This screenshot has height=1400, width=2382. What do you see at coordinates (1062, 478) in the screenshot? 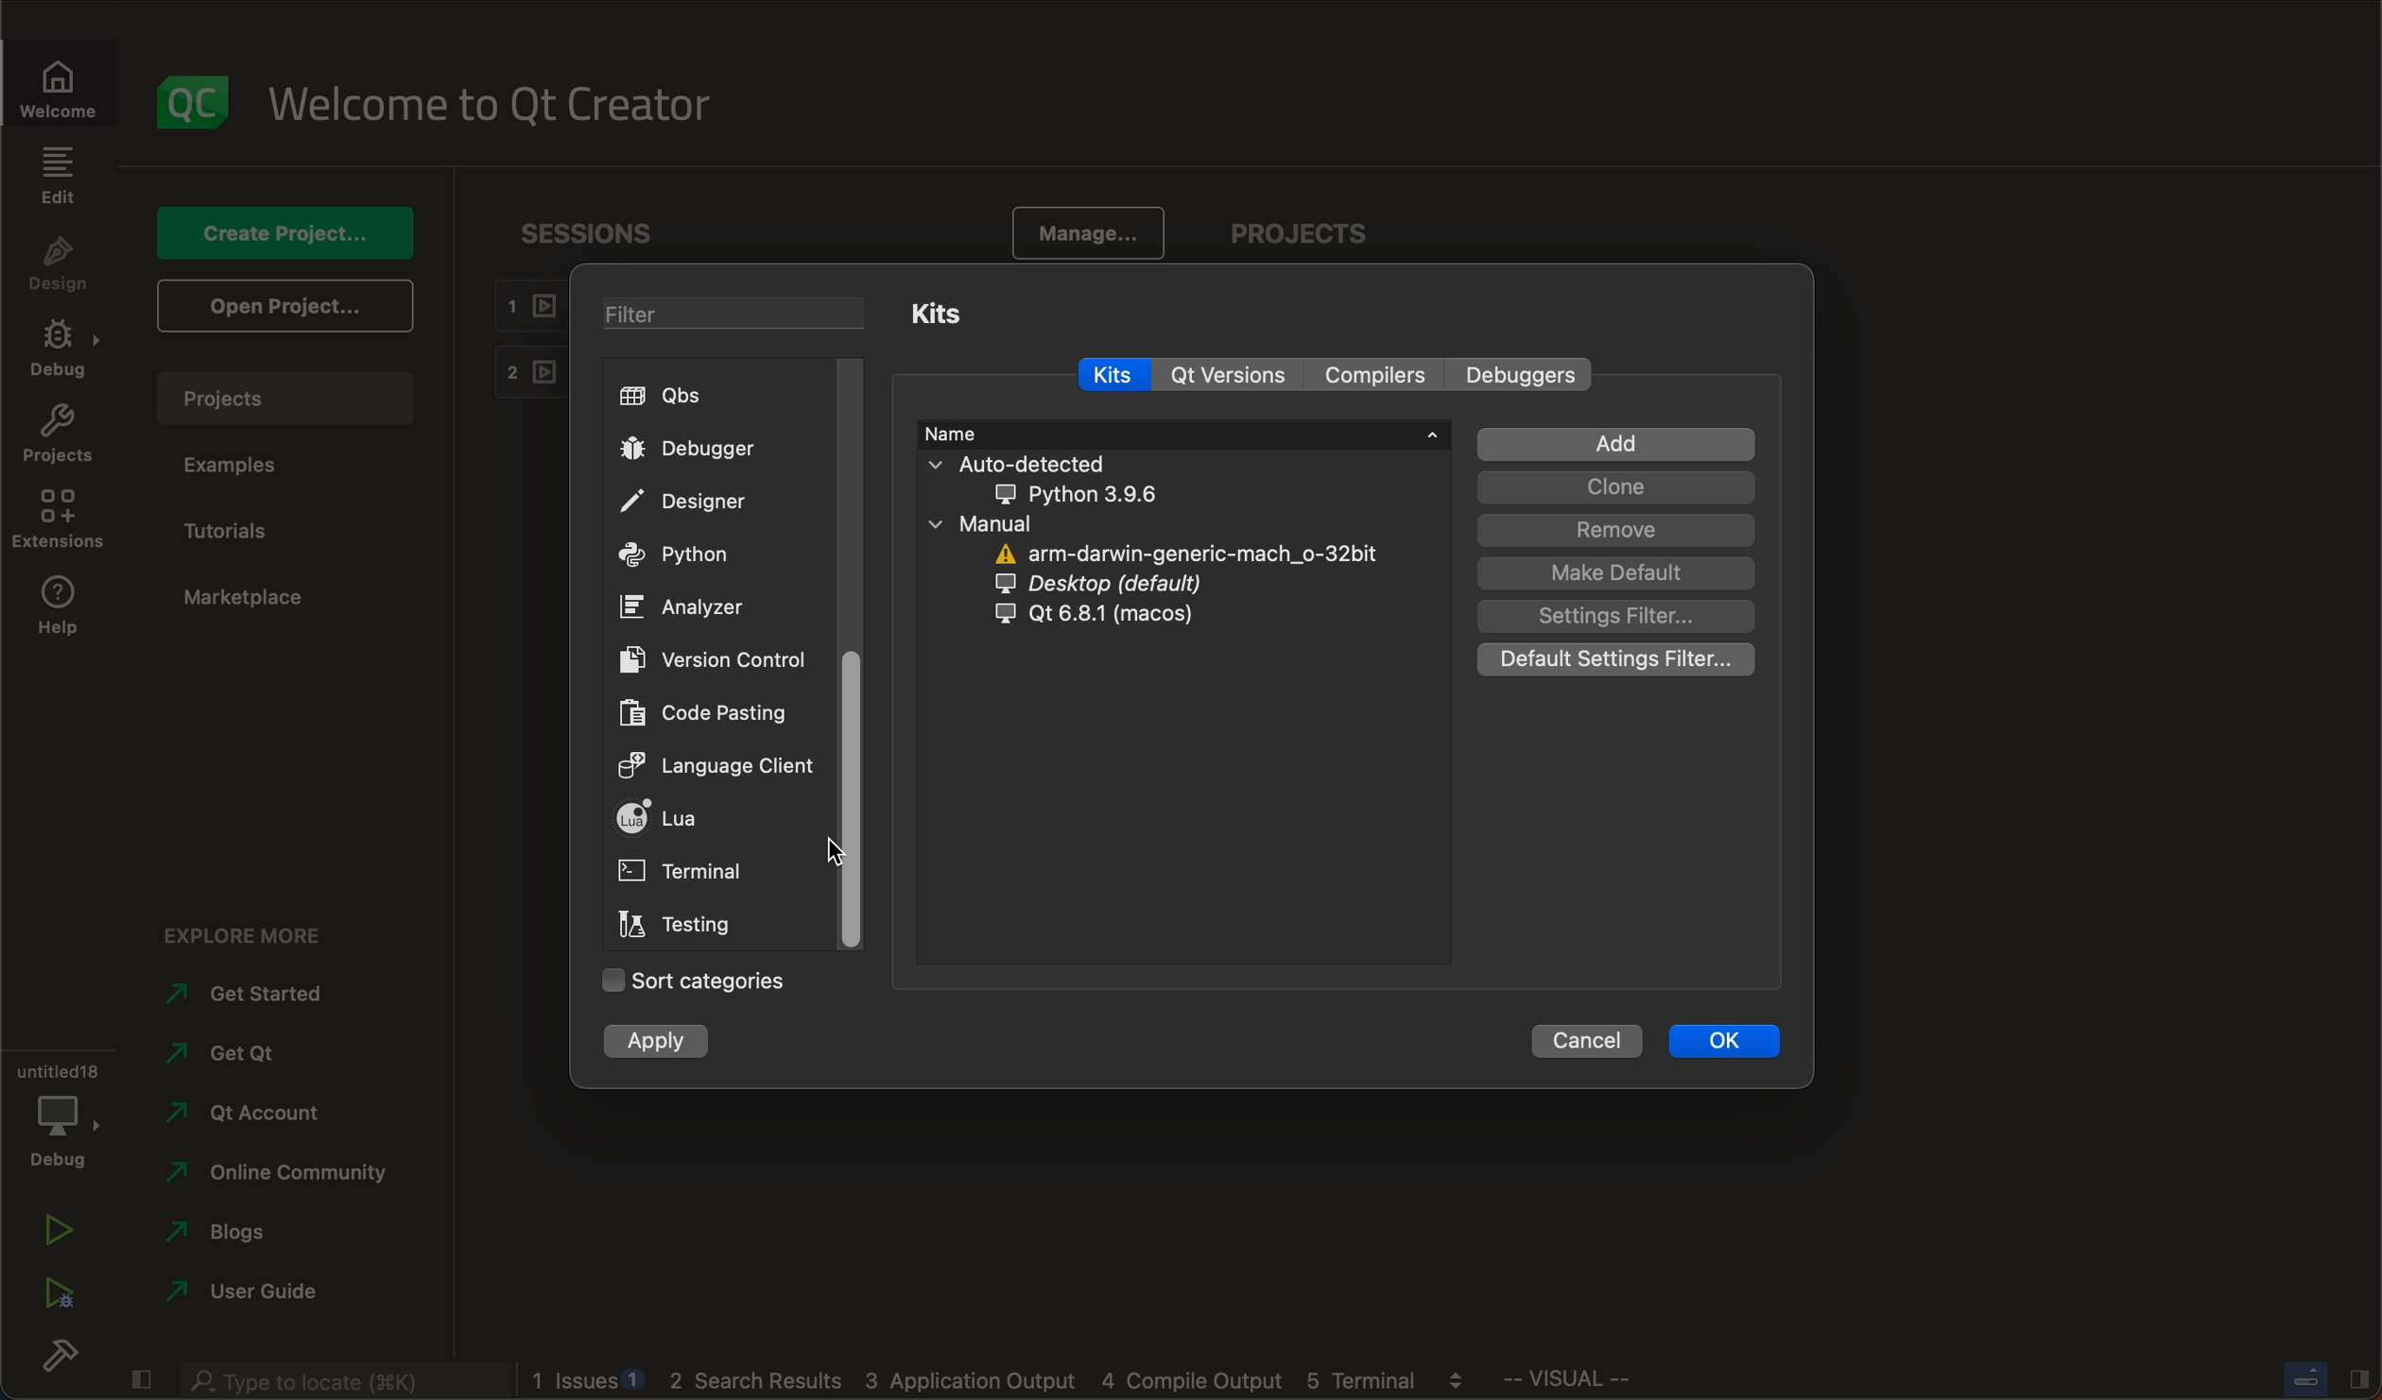
I see `auto detected` at bounding box center [1062, 478].